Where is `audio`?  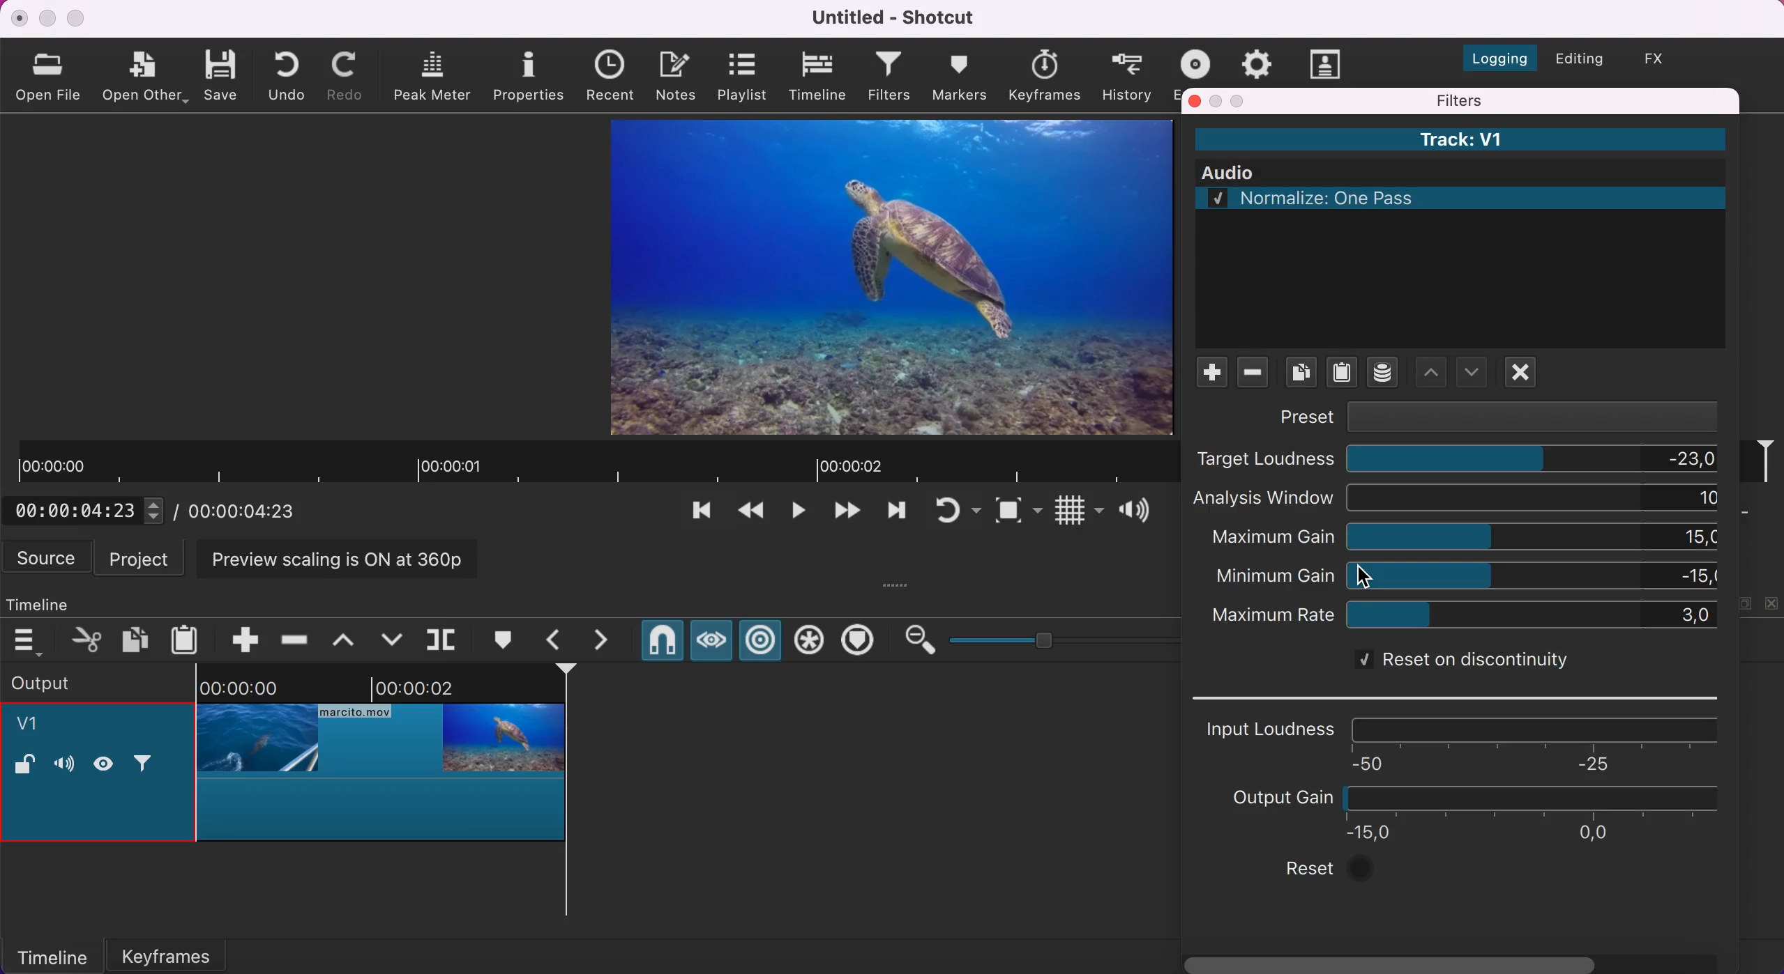 audio is located at coordinates (1469, 174).